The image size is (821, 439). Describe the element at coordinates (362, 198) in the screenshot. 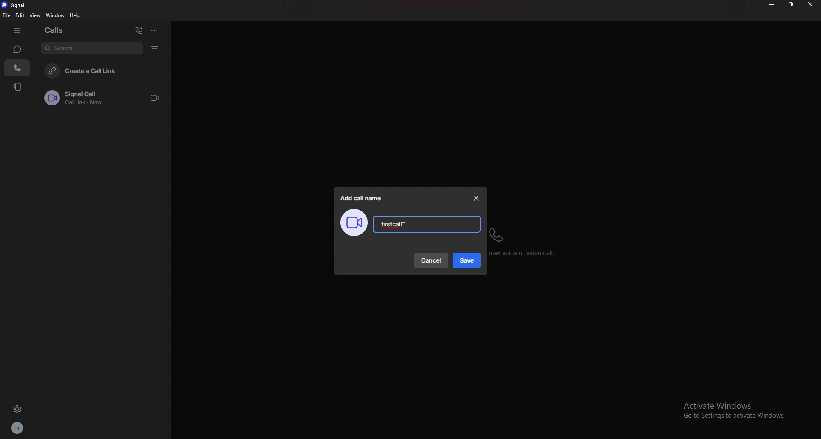

I see `add call name` at that location.